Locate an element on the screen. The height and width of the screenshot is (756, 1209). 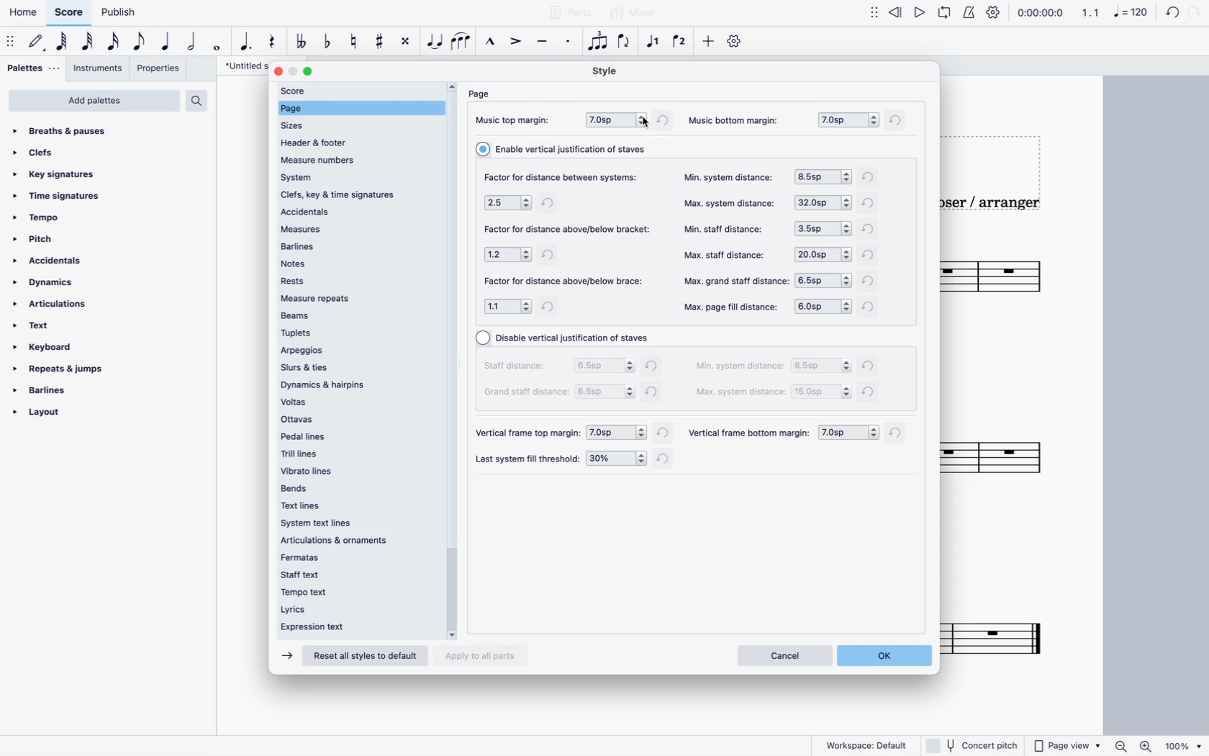
options is located at coordinates (616, 433).